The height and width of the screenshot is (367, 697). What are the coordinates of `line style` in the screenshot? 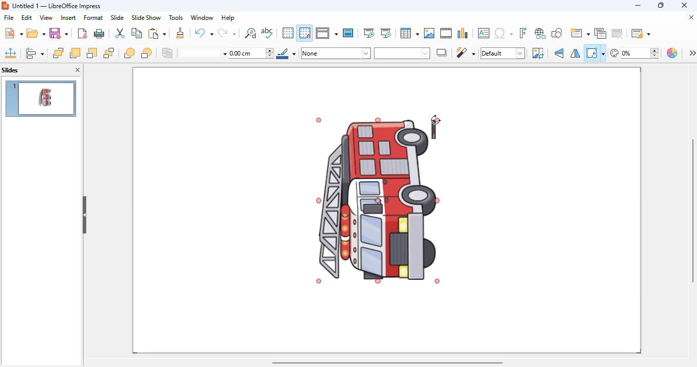 It's located at (204, 53).